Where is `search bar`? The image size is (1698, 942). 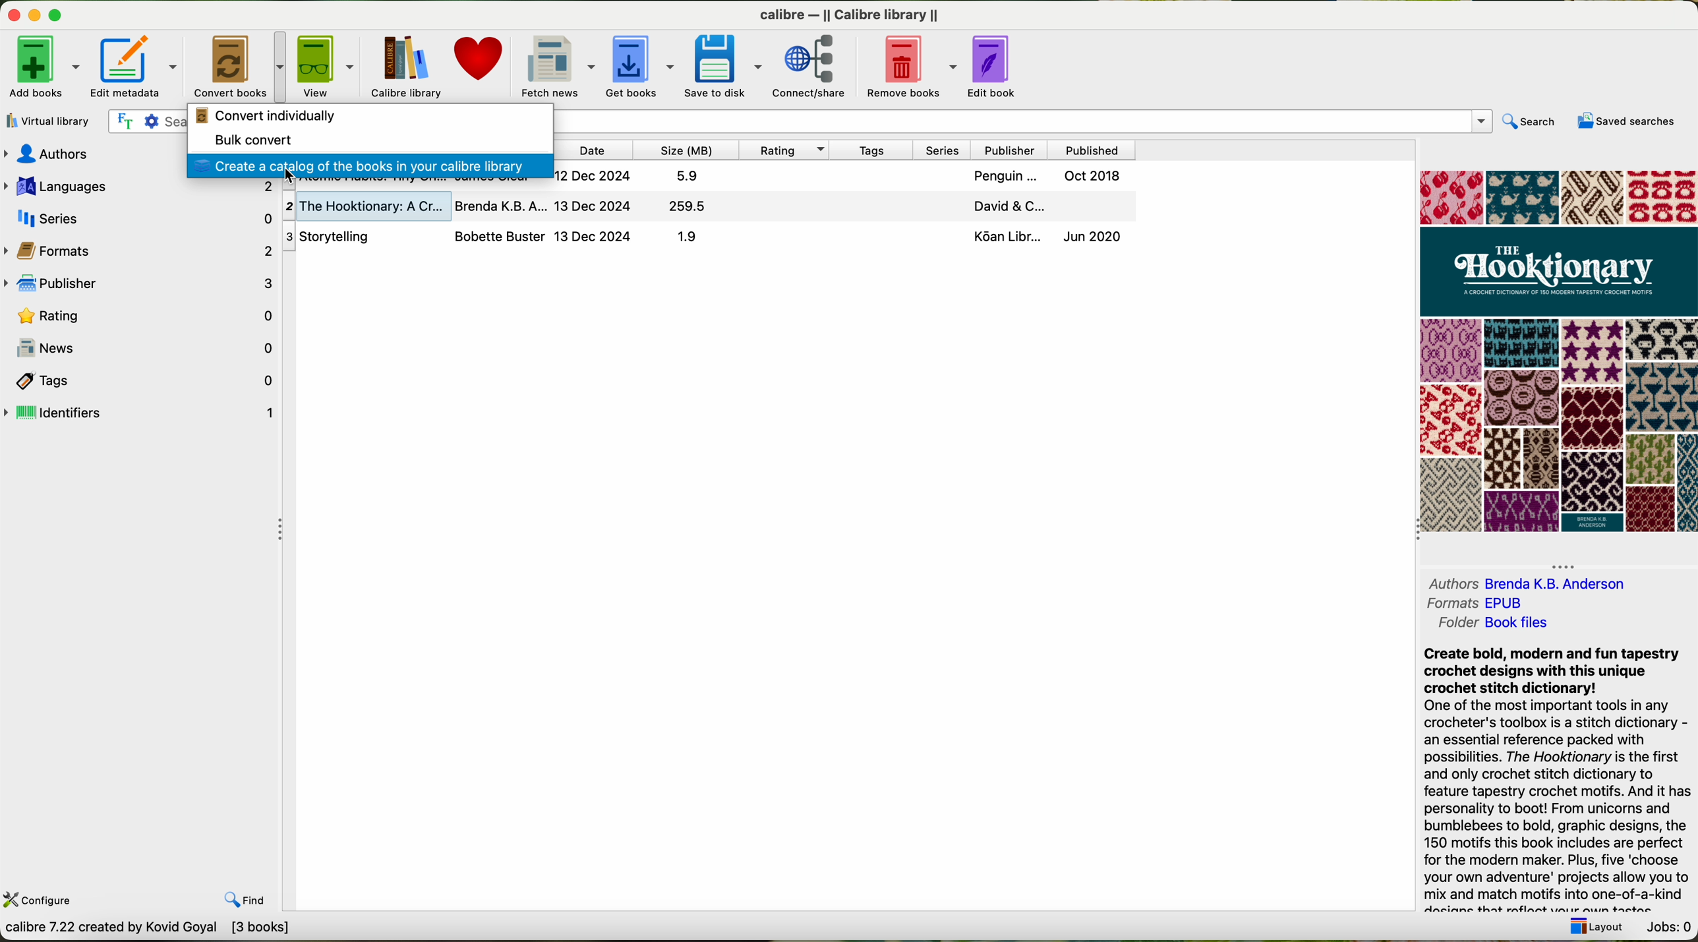
search bar is located at coordinates (146, 122).